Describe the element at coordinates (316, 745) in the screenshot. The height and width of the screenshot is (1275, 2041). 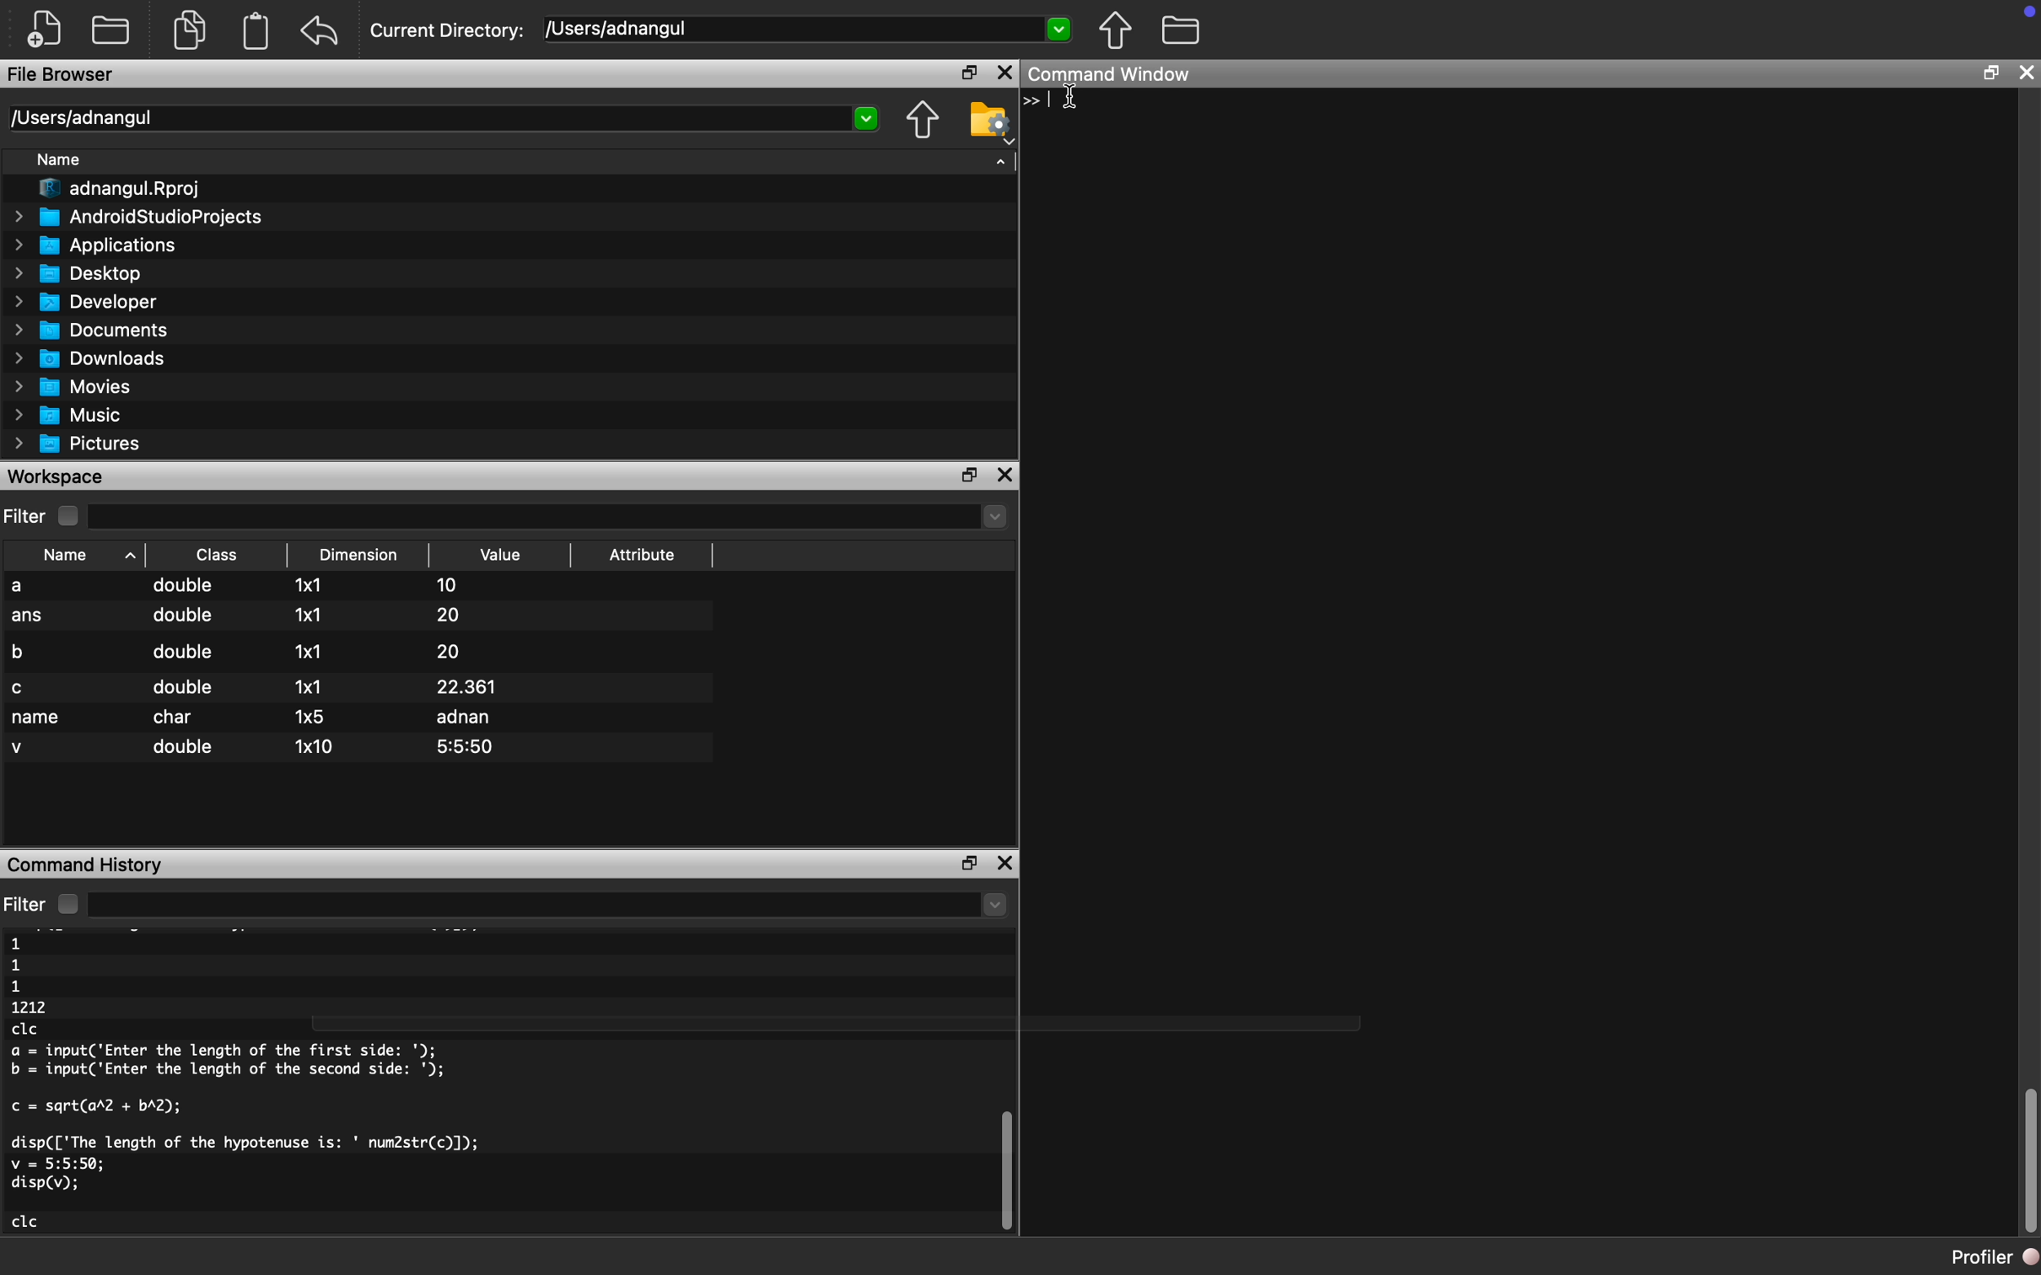
I see `1x10` at that location.